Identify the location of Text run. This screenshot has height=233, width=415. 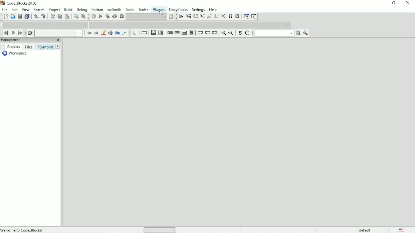
(274, 33).